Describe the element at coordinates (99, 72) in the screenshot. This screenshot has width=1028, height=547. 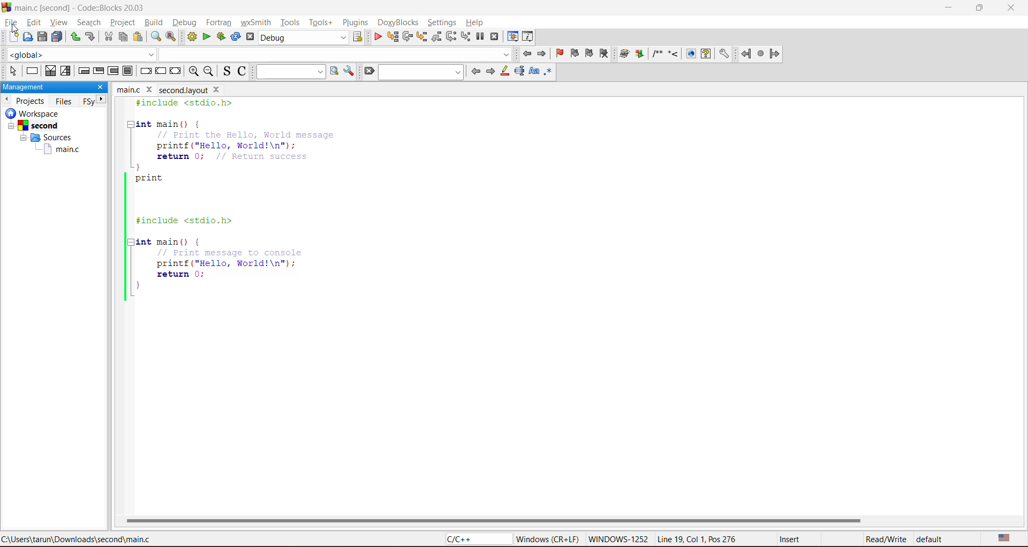
I see `exit condition loop` at that location.